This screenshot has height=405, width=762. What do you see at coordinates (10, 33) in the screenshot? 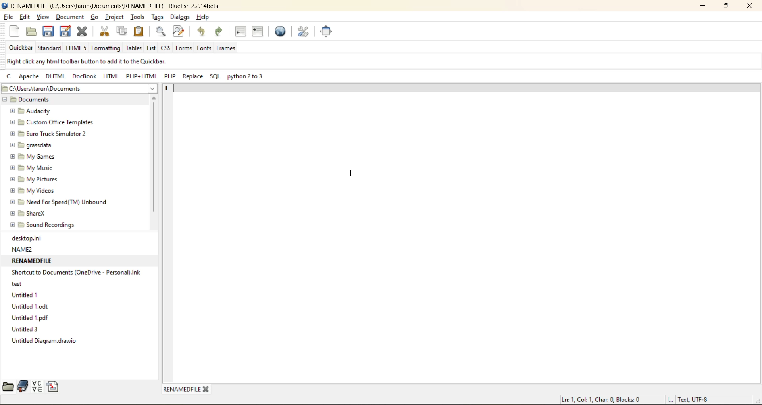
I see `new` at bounding box center [10, 33].